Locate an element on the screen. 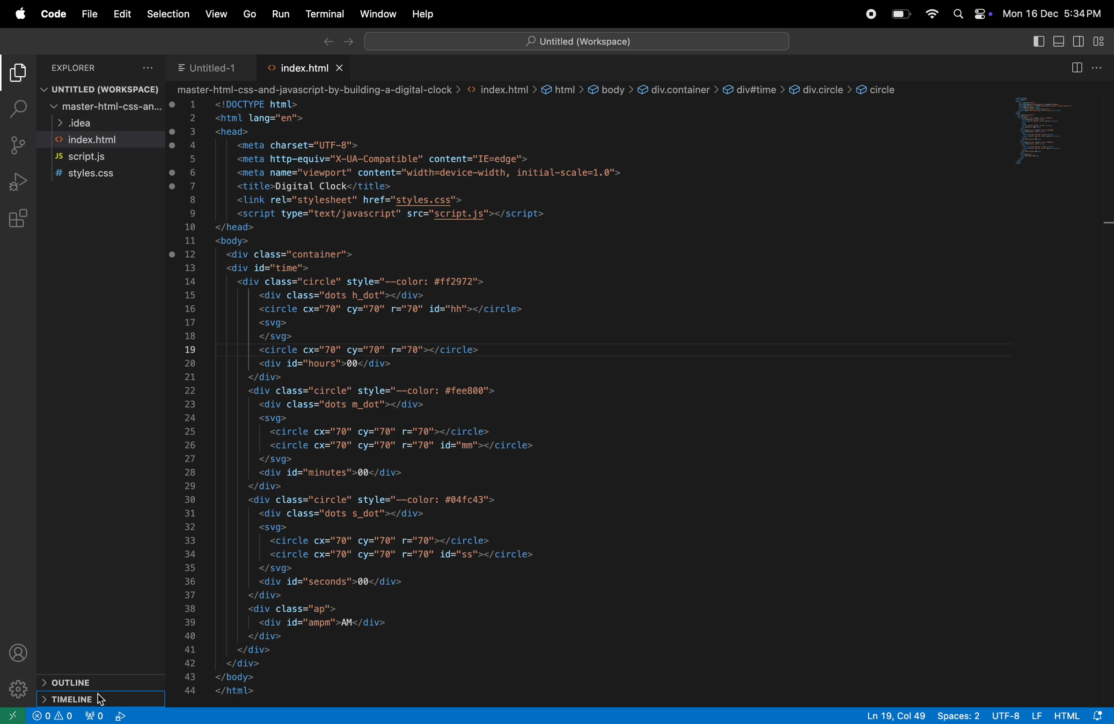 The width and height of the screenshot is (1114, 724). Mon 16 Dec 5:34 PM is located at coordinates (1056, 13).